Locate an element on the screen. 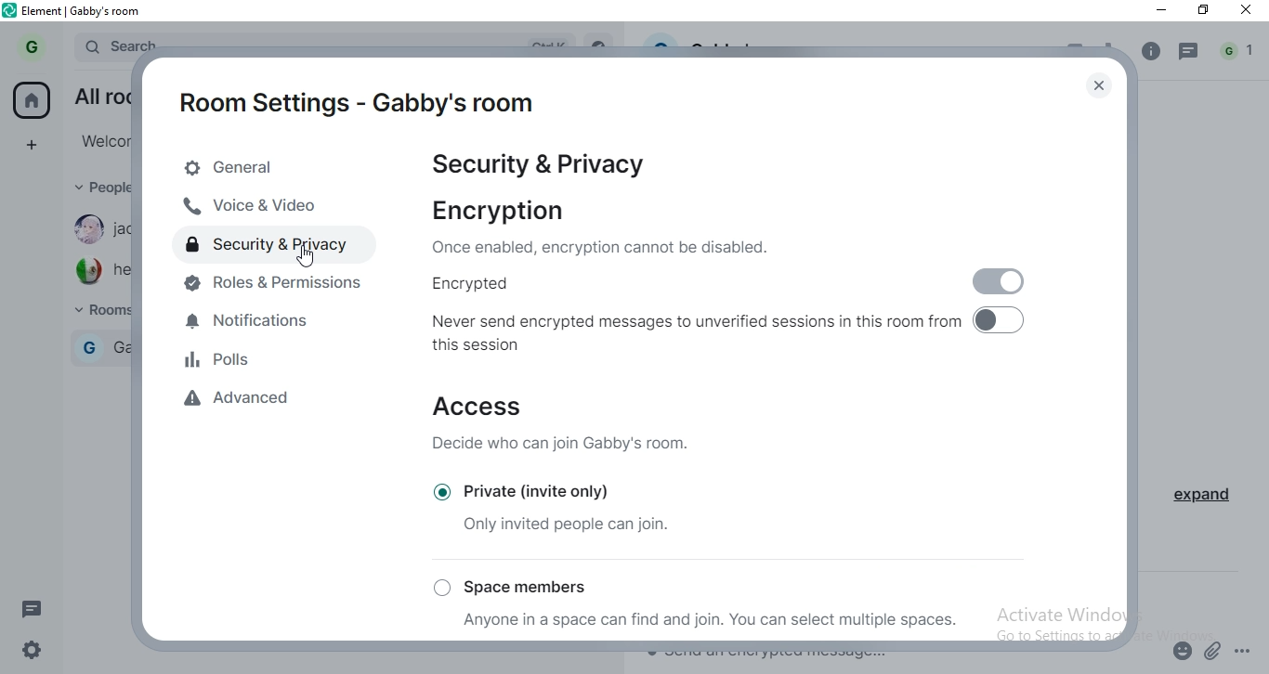  all rooms is located at coordinates (100, 94).